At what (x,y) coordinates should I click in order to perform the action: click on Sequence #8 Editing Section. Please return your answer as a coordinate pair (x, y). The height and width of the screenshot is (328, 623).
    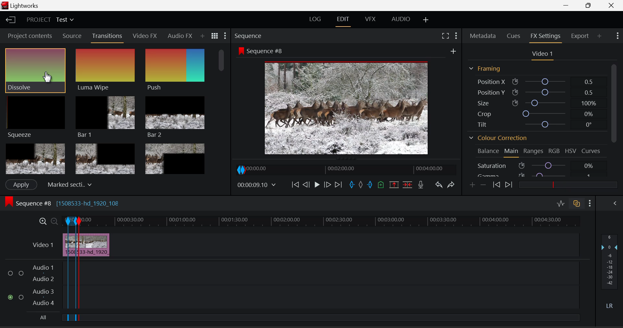
    Looking at the image, I should click on (82, 204).